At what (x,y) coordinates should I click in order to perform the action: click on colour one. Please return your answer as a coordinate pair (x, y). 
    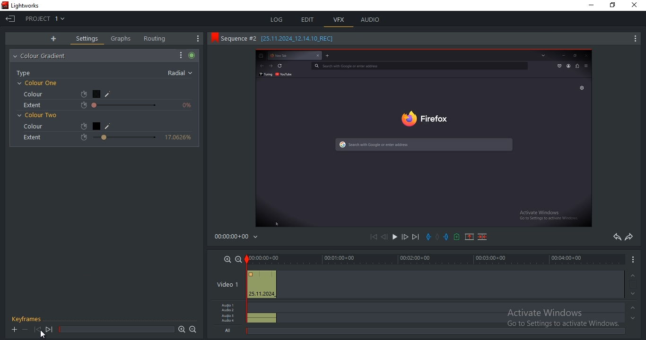
    Looking at the image, I should click on (38, 83).